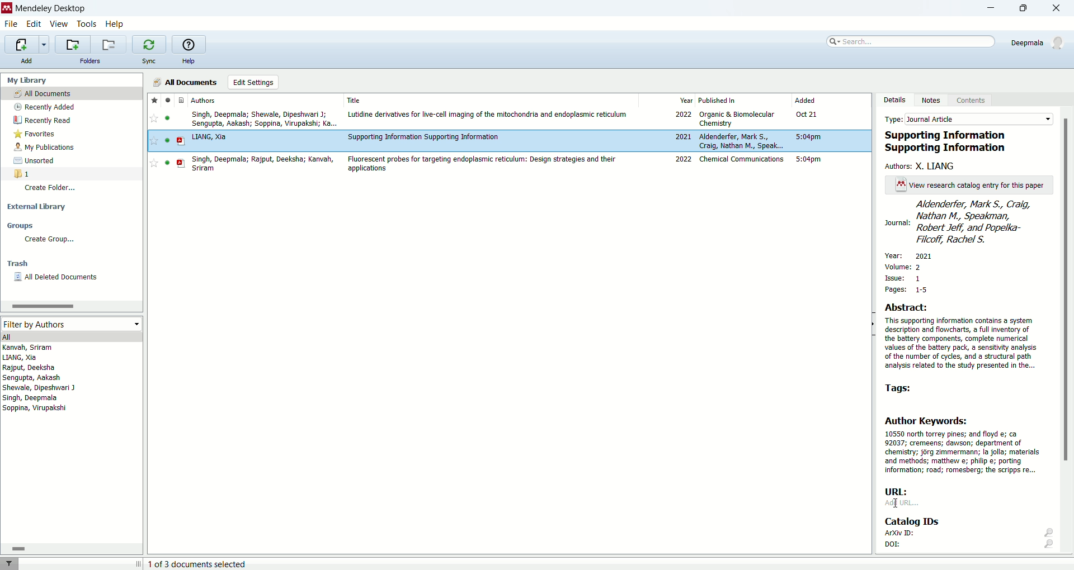 Image resolution: width=1074 pixels, height=570 pixels. What do you see at coordinates (71, 548) in the screenshot?
I see `horizontal scroll bar` at bounding box center [71, 548].